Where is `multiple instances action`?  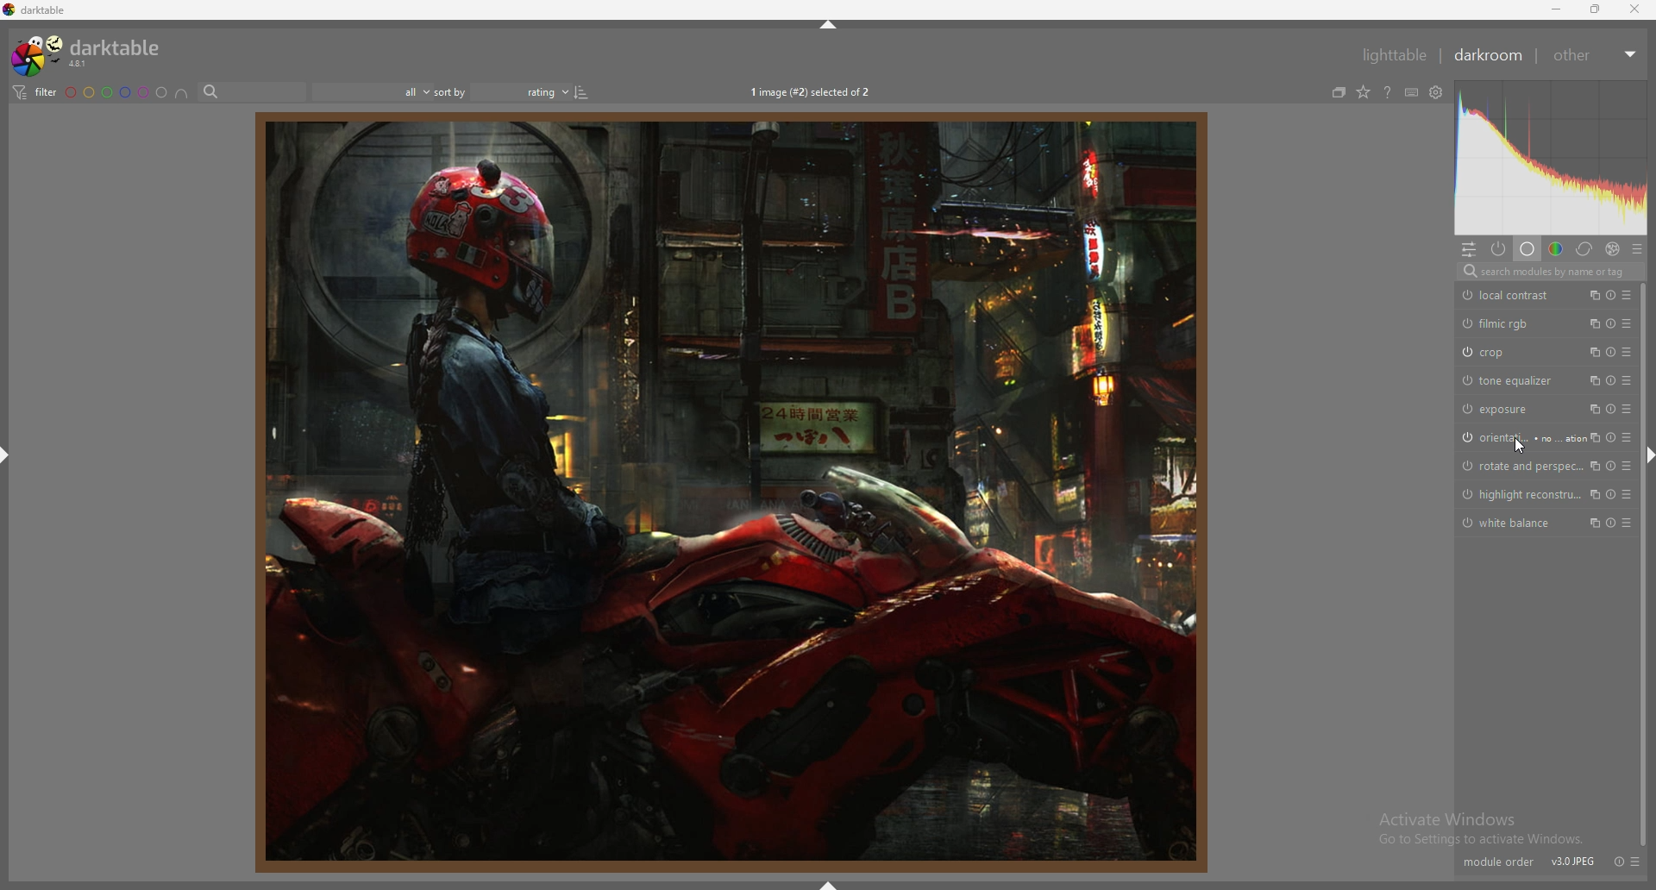
multiple instances action is located at coordinates (1590, 295).